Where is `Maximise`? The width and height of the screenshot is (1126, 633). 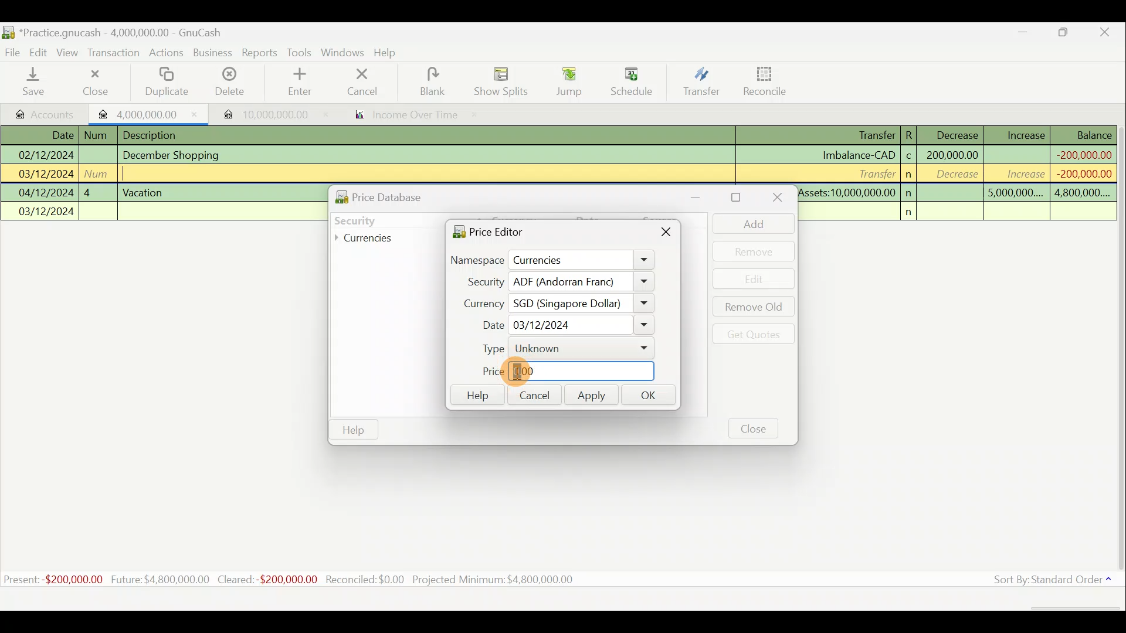
Maximise is located at coordinates (738, 198).